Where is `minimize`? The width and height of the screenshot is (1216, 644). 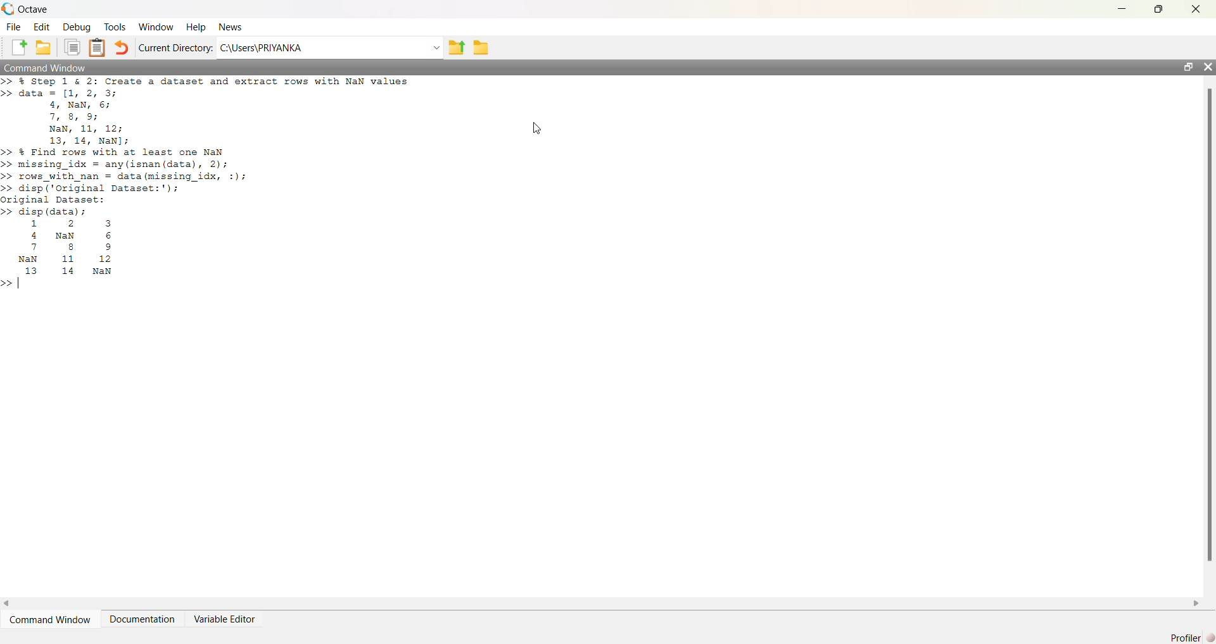 minimize is located at coordinates (1122, 9).